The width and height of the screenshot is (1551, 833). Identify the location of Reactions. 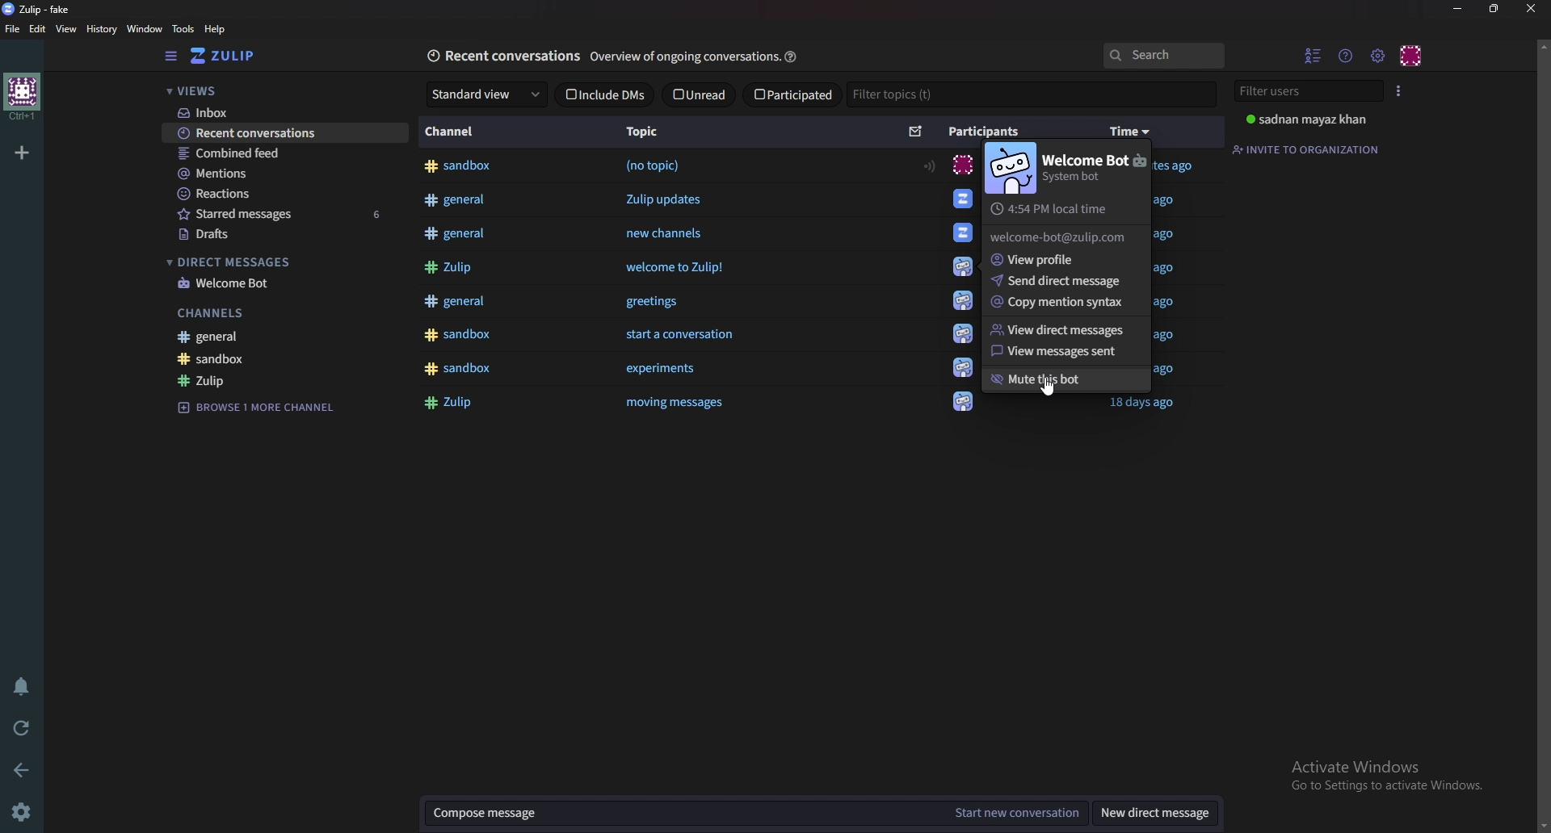
(292, 192).